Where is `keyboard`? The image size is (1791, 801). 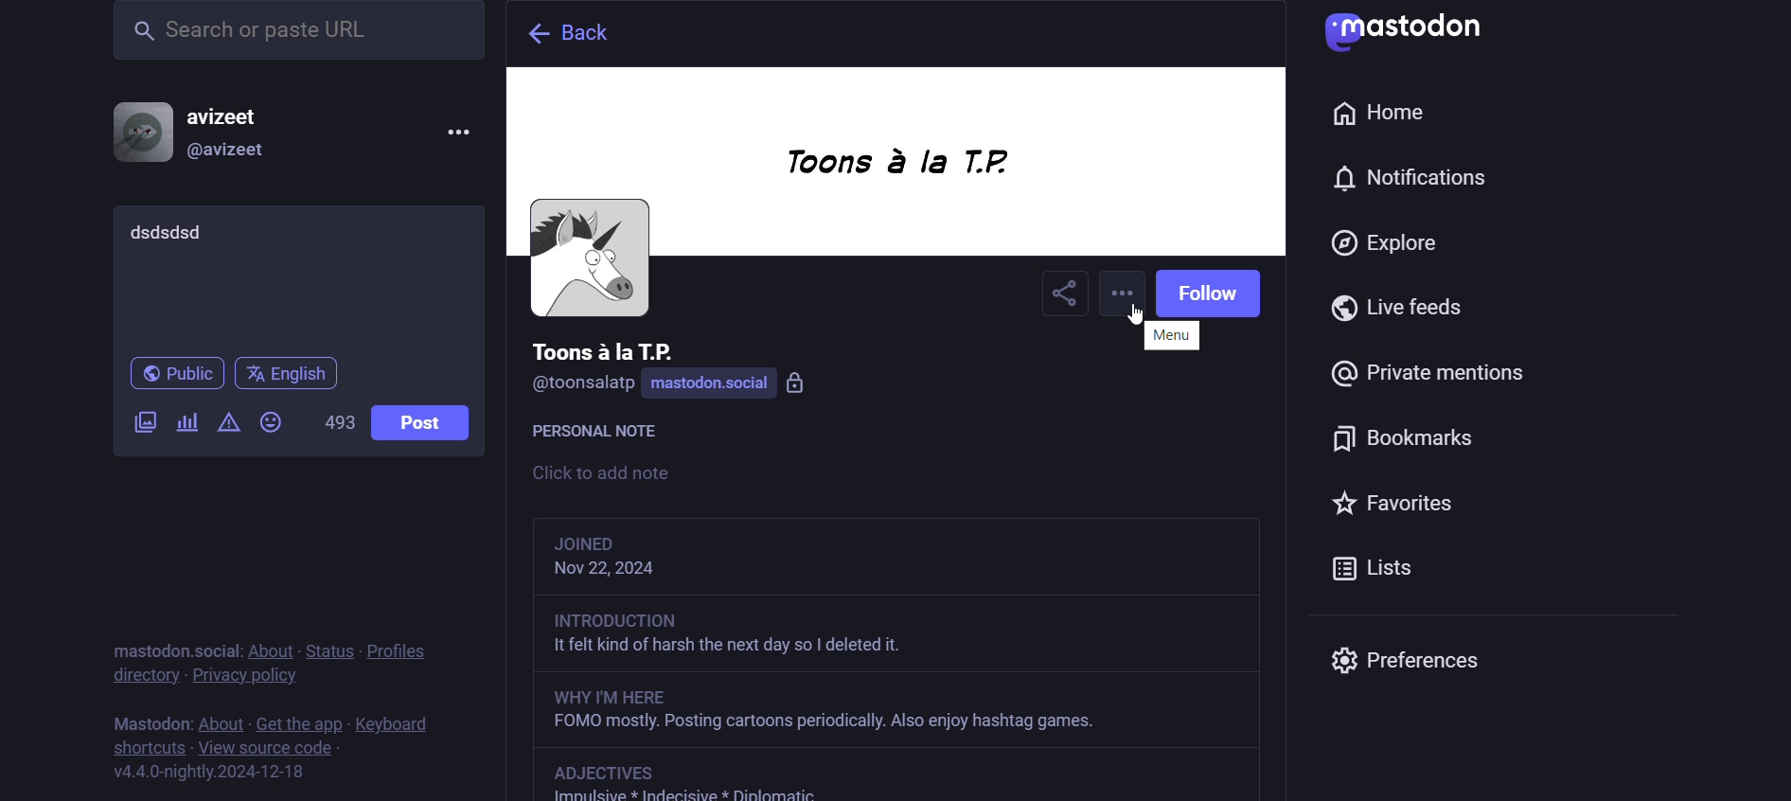
keyboard is located at coordinates (403, 722).